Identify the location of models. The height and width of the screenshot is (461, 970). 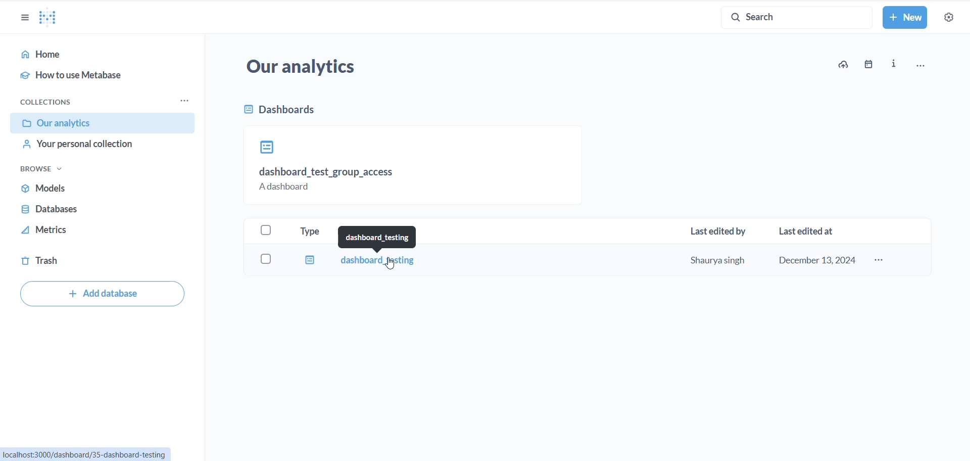
(79, 189).